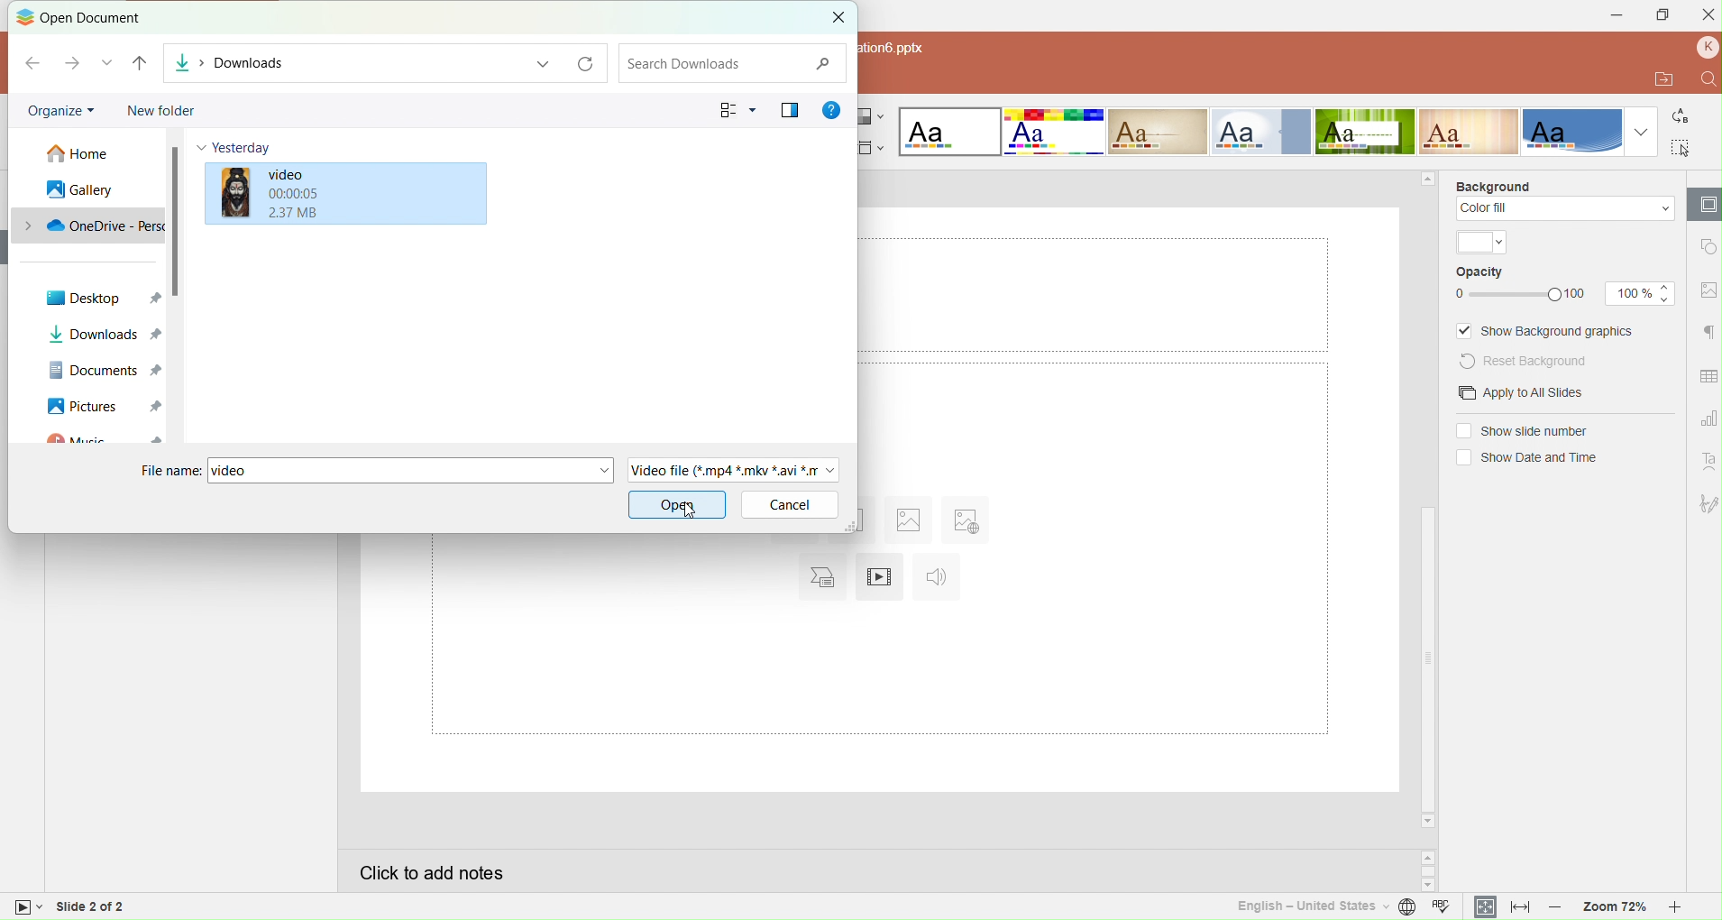  What do you see at coordinates (1617, 907) in the screenshot?
I see `Zoom 72%` at bounding box center [1617, 907].